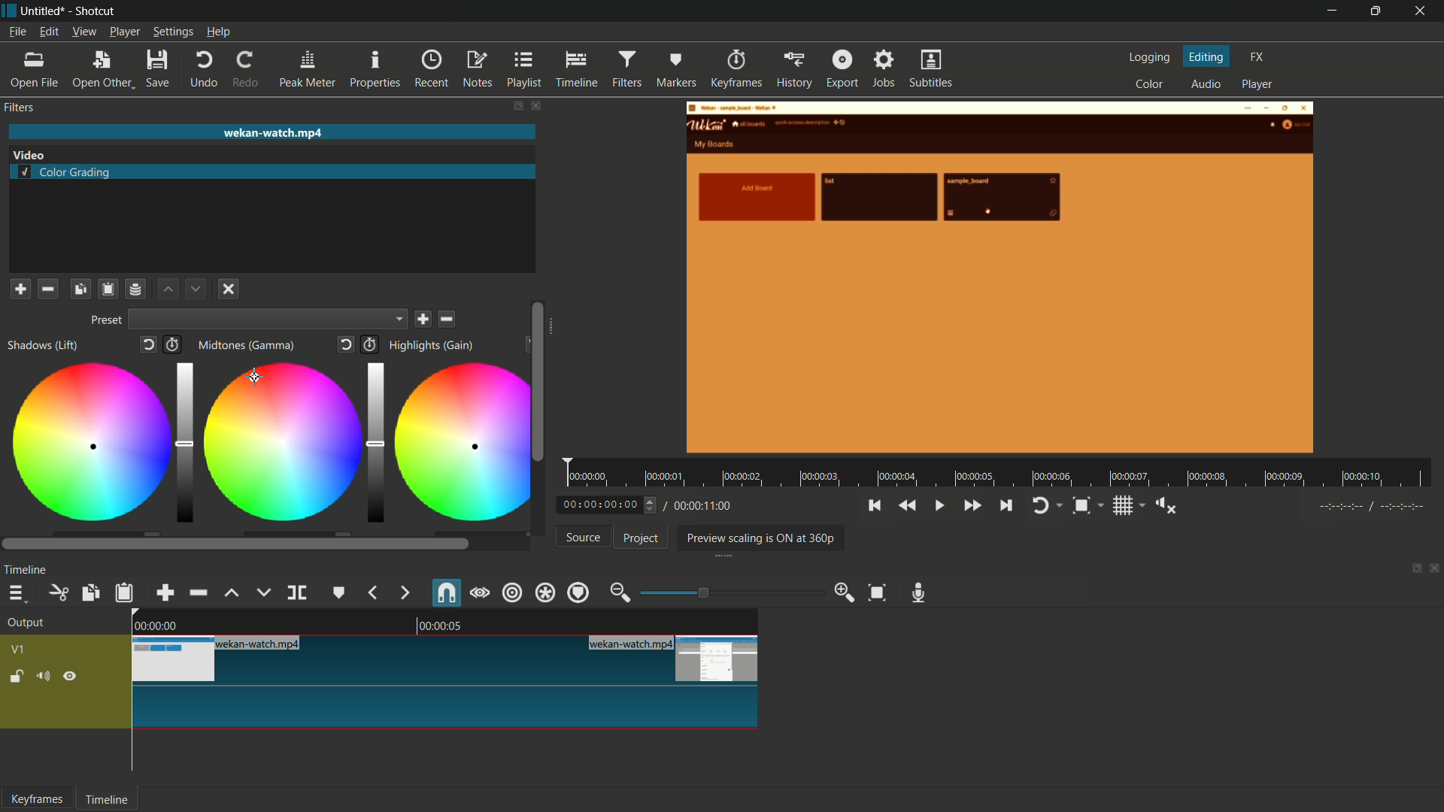  Describe the element at coordinates (403, 593) in the screenshot. I see `next marker` at that location.